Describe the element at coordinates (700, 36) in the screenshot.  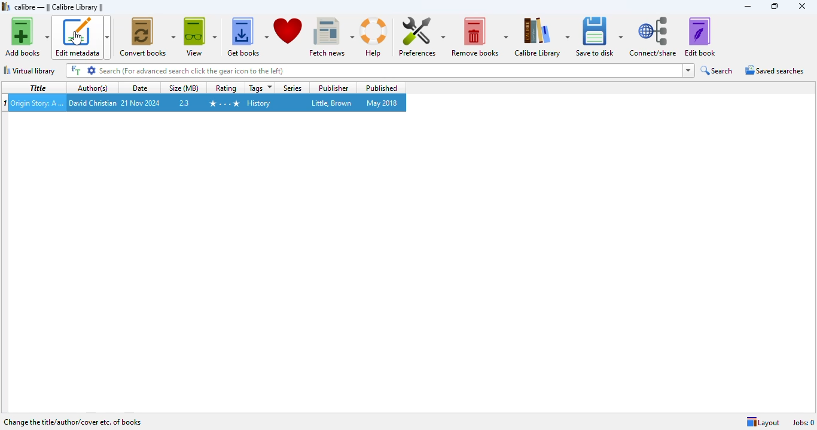
I see `edit book` at that location.